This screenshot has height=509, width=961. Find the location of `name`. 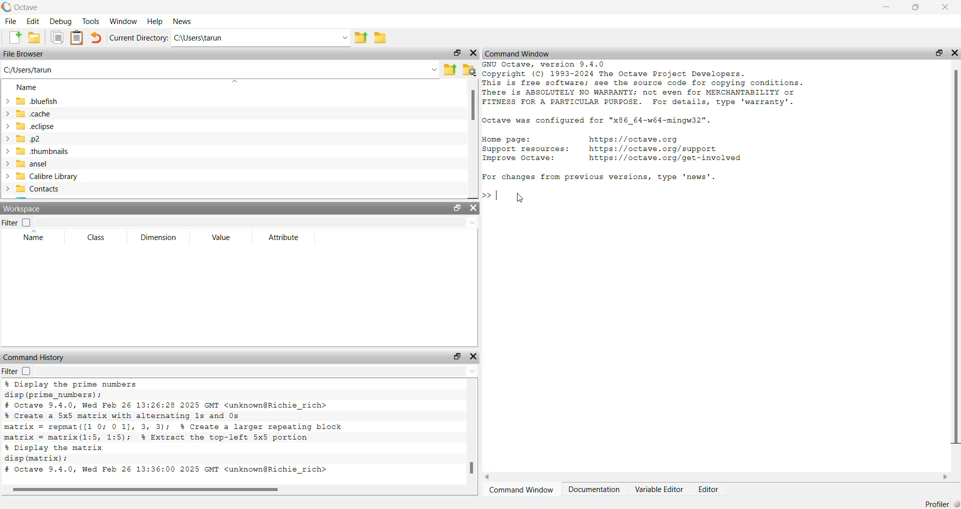

name is located at coordinates (25, 86).